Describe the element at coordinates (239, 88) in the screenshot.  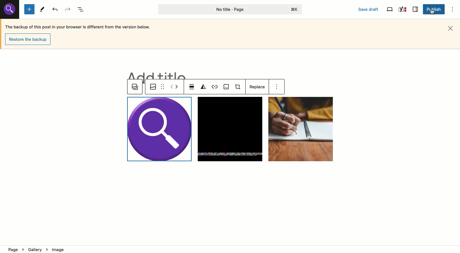
I see `Crop` at that location.